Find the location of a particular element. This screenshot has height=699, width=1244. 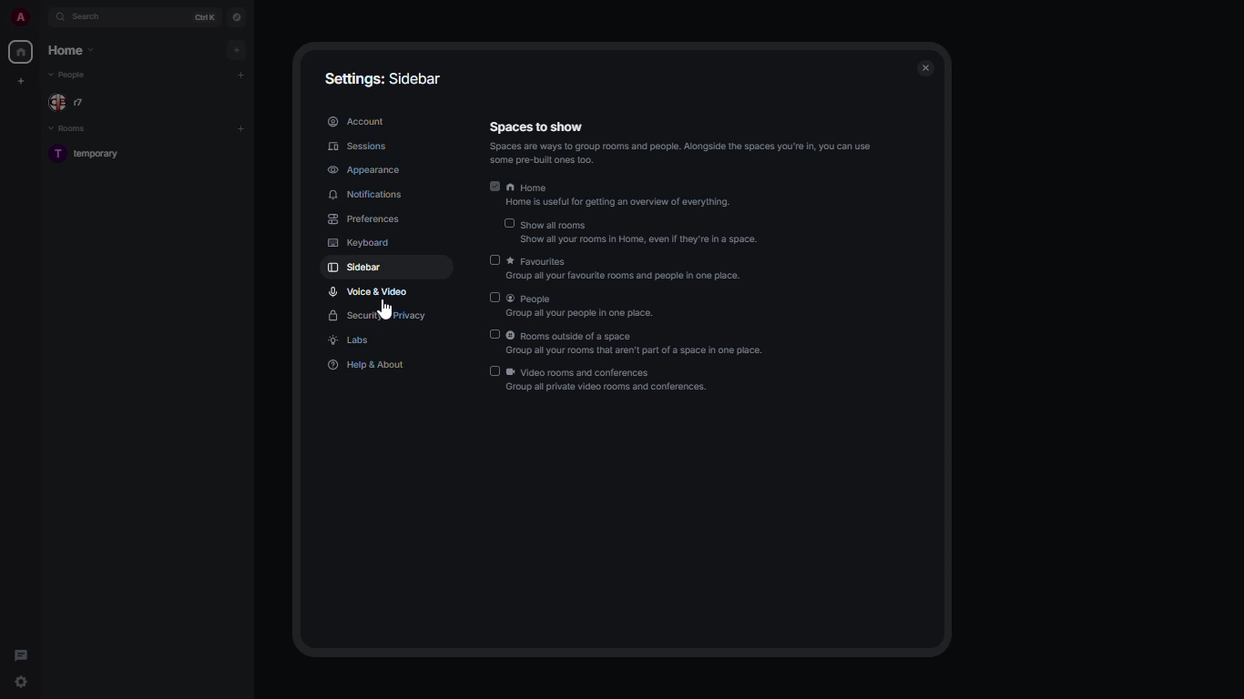

account is located at coordinates (357, 120).